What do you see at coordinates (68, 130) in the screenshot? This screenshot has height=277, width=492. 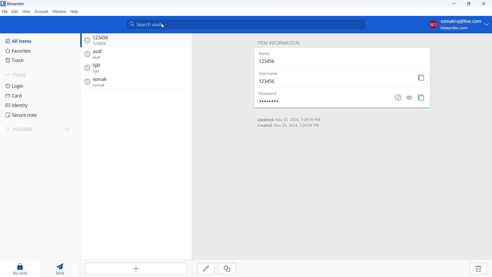 I see `add folder` at bounding box center [68, 130].